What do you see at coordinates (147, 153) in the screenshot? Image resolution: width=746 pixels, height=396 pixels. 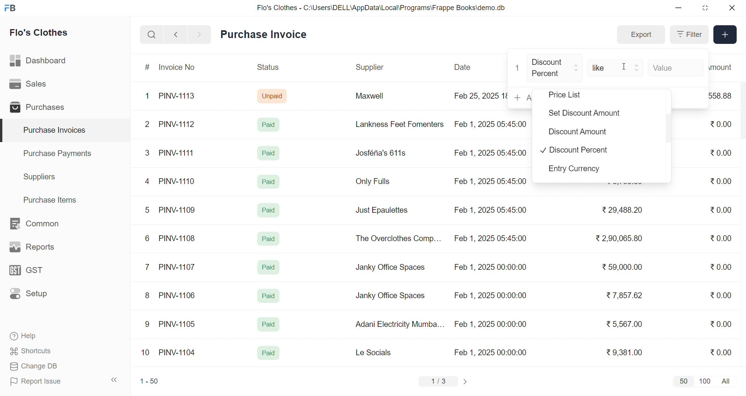 I see `3` at bounding box center [147, 153].